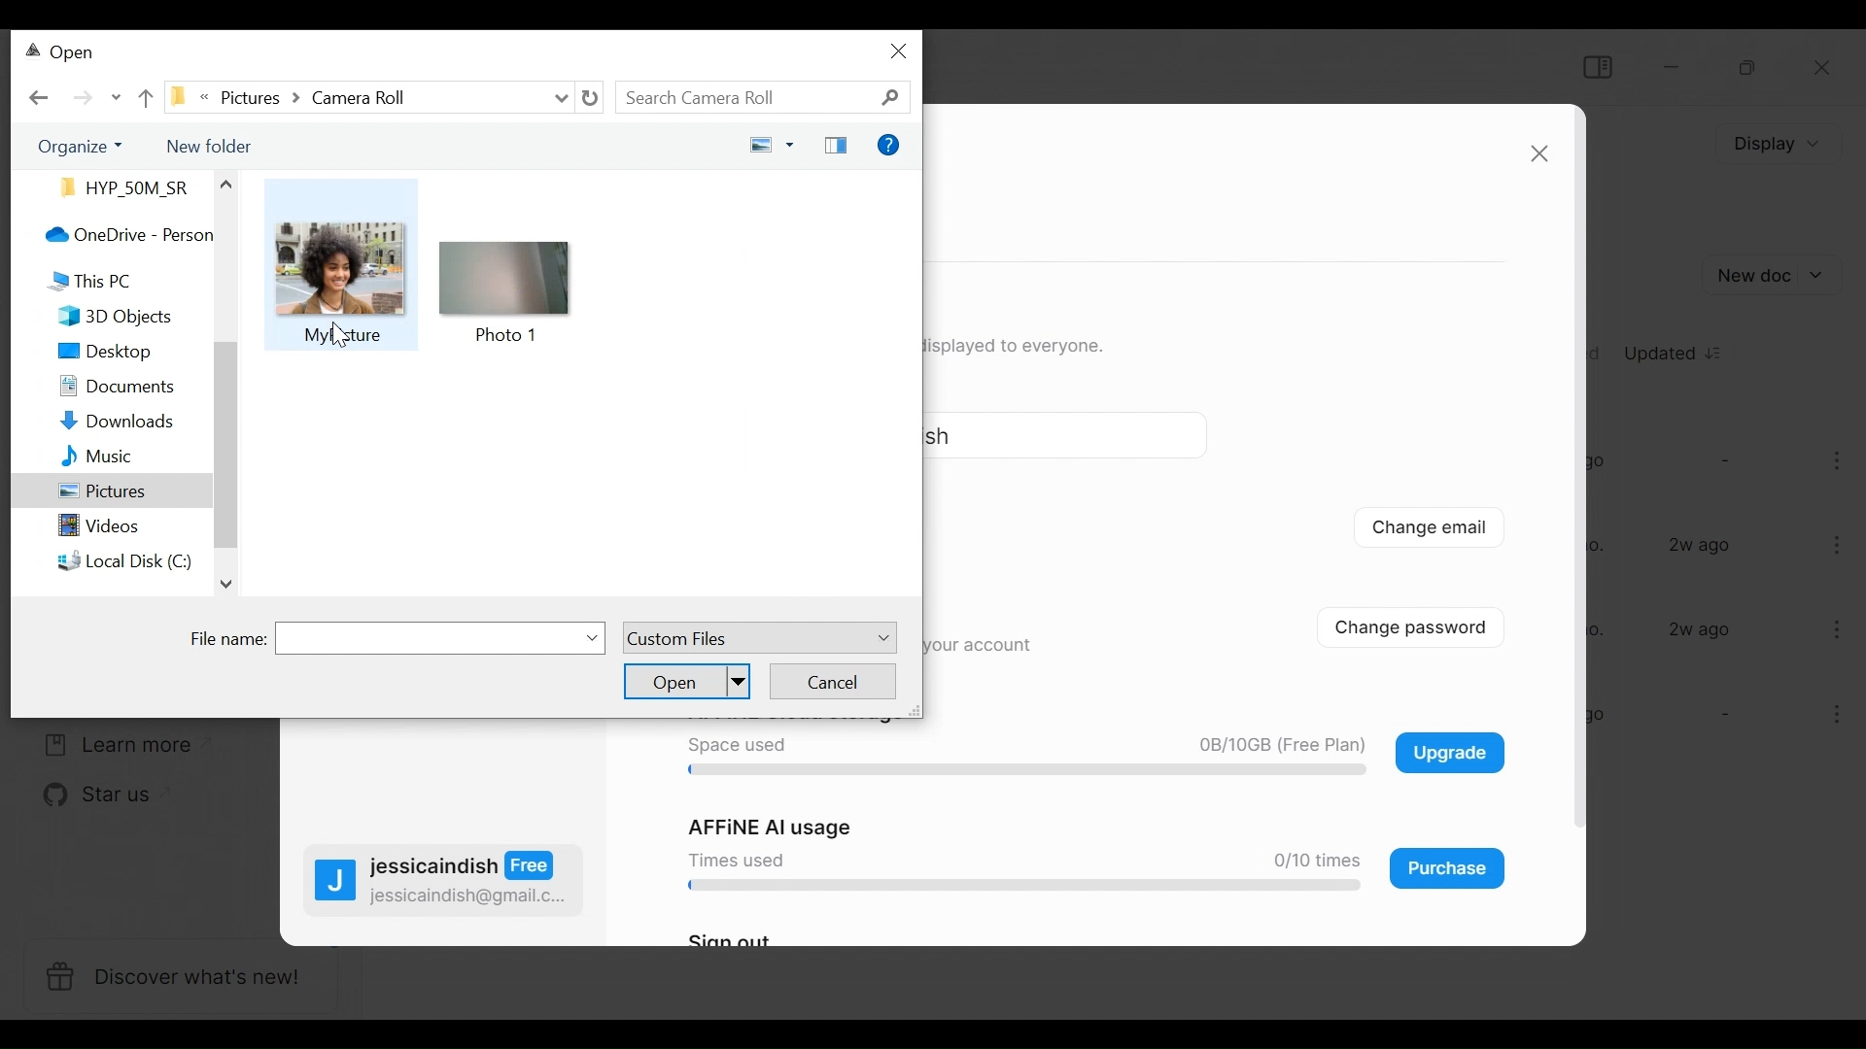 This screenshot has height=1049, width=1866. I want to click on Restore, so click(1745, 68).